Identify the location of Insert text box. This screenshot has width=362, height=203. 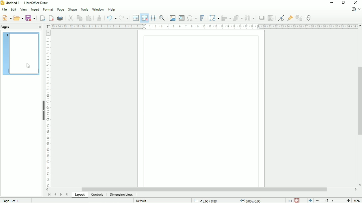
(181, 18).